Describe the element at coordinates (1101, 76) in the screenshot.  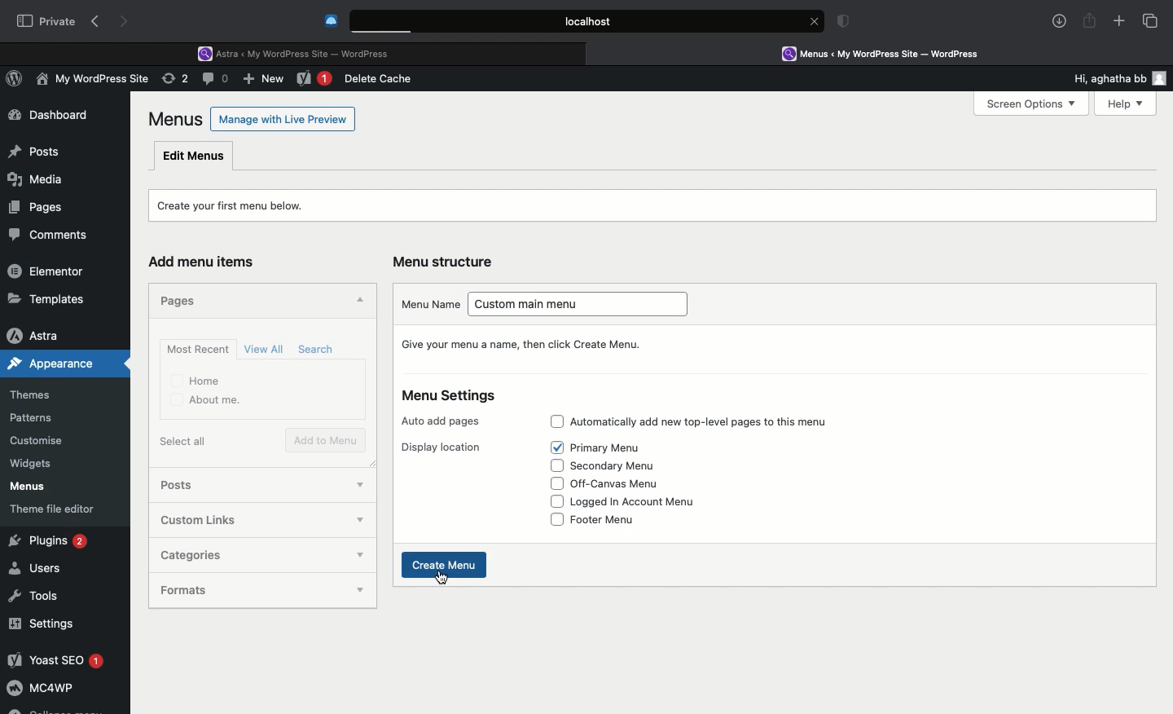
I see `Hi, aghatha bb` at that location.